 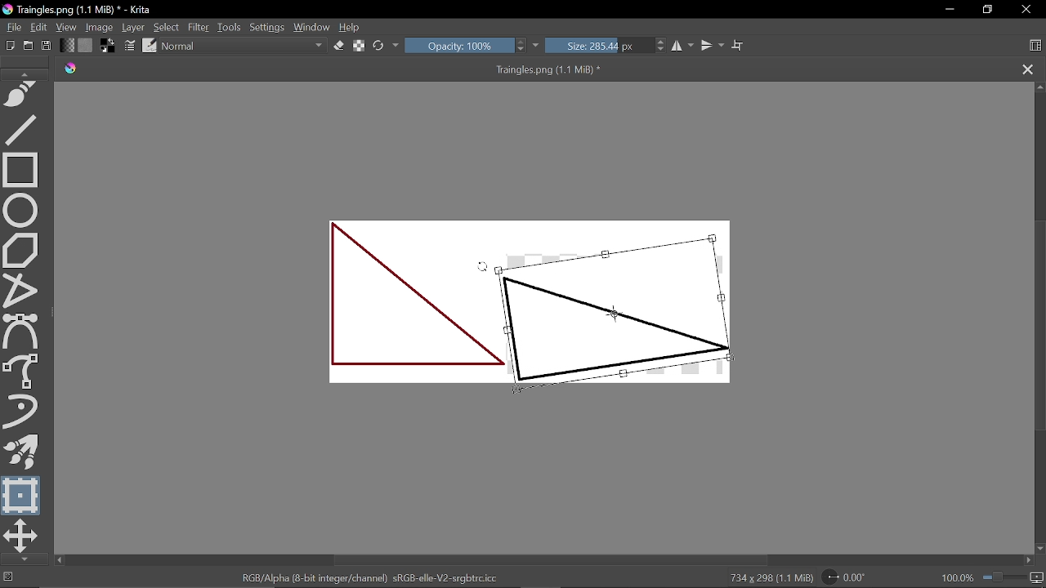 What do you see at coordinates (24, 288) in the screenshot?
I see `Polyline tool` at bounding box center [24, 288].